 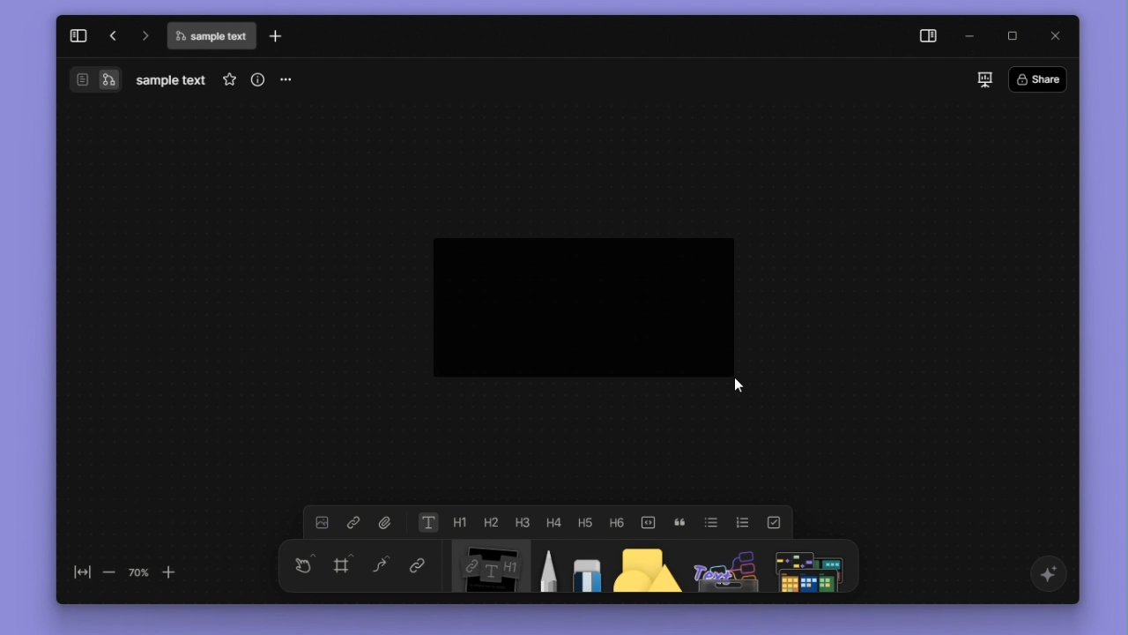 I want to click on new tab, so click(x=279, y=36).